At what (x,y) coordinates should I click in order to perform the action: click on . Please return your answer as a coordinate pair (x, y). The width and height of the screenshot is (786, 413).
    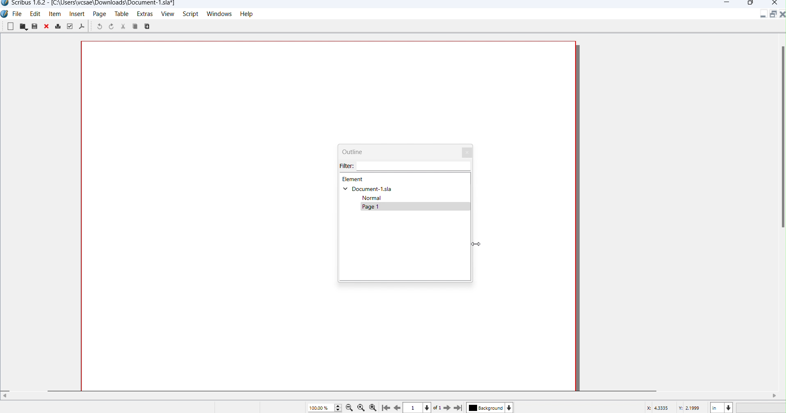
    Looking at the image, I should click on (55, 14).